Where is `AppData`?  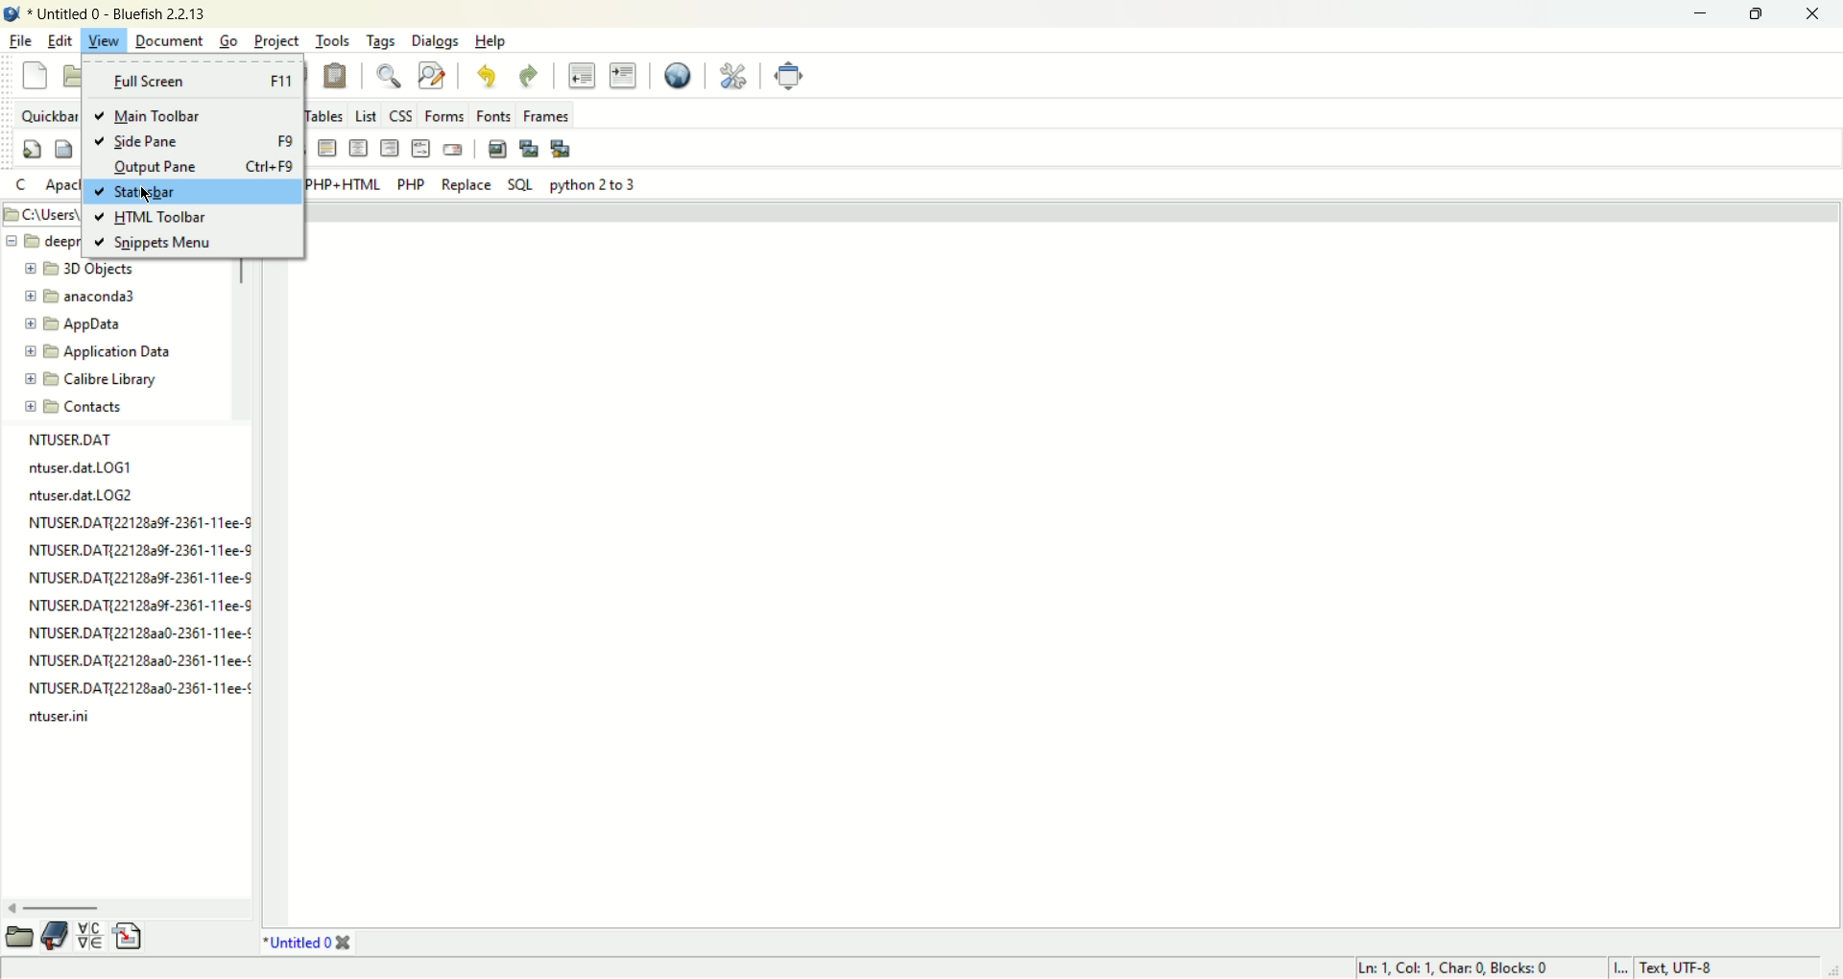
AppData is located at coordinates (91, 324).